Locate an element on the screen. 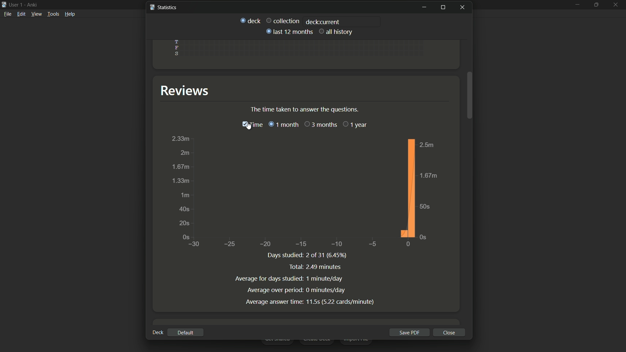  close is located at coordinates (449, 332).